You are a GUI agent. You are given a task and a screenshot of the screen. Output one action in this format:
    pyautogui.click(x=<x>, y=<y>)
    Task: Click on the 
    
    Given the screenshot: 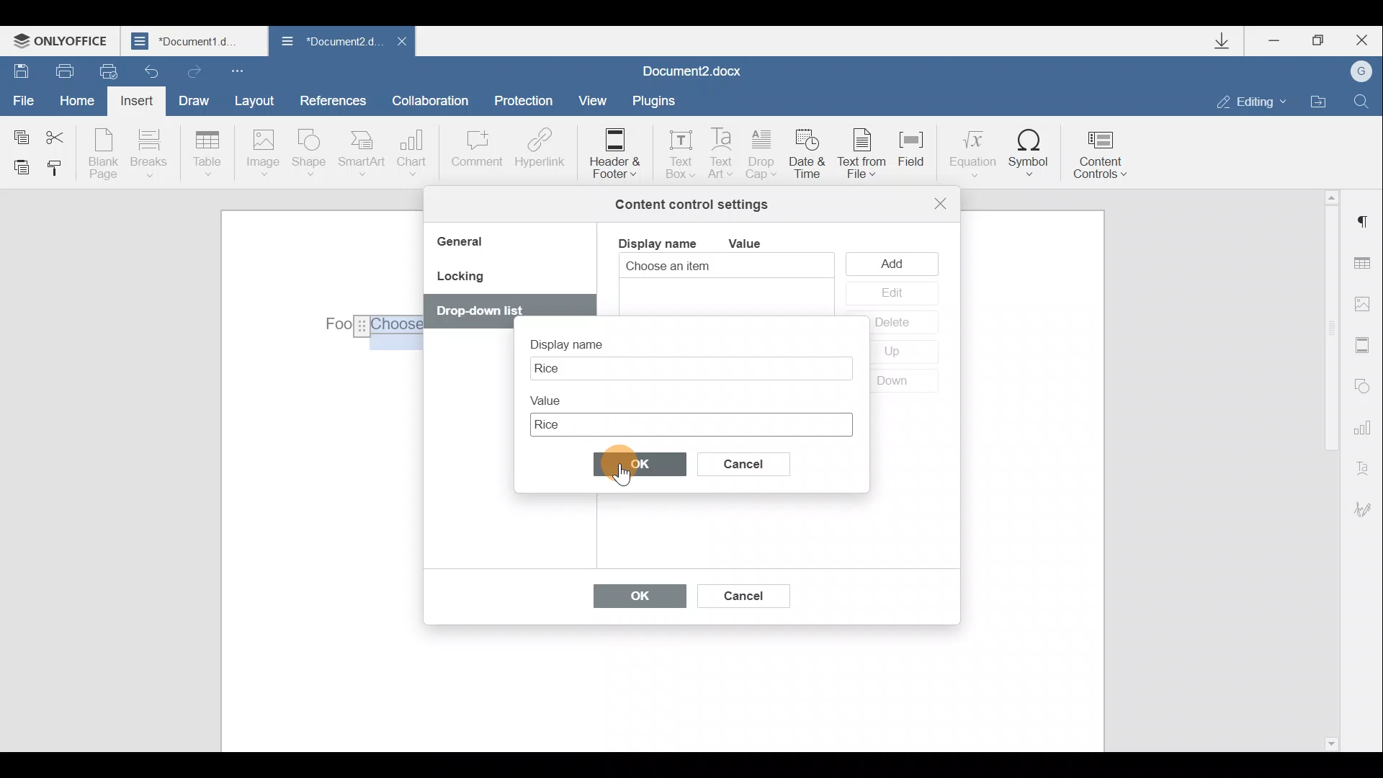 What is the action you would take?
    pyautogui.click(x=367, y=323)
    